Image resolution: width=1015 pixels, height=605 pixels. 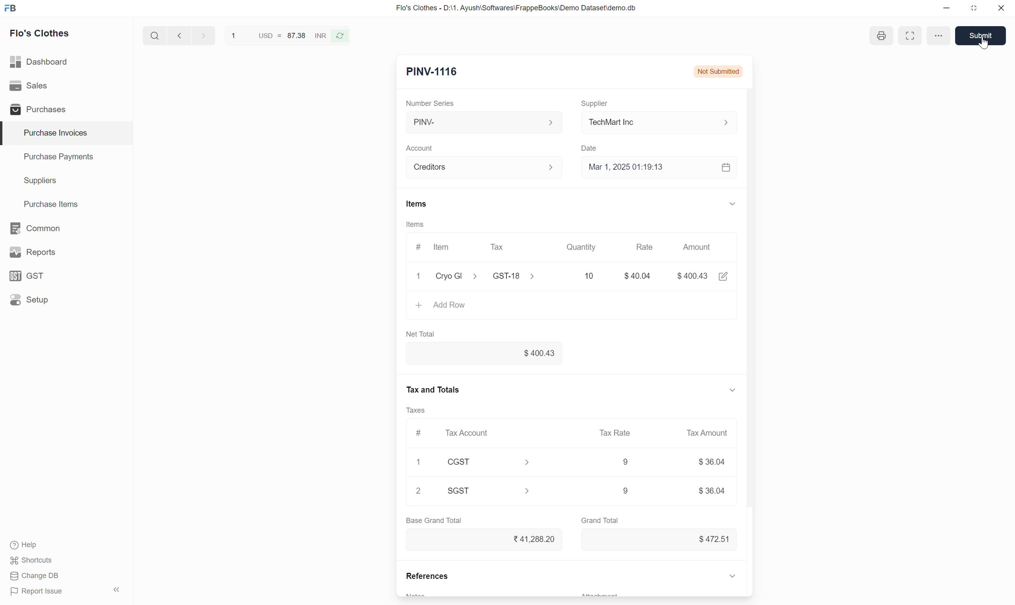 What do you see at coordinates (598, 100) in the screenshot?
I see `Supplier` at bounding box center [598, 100].